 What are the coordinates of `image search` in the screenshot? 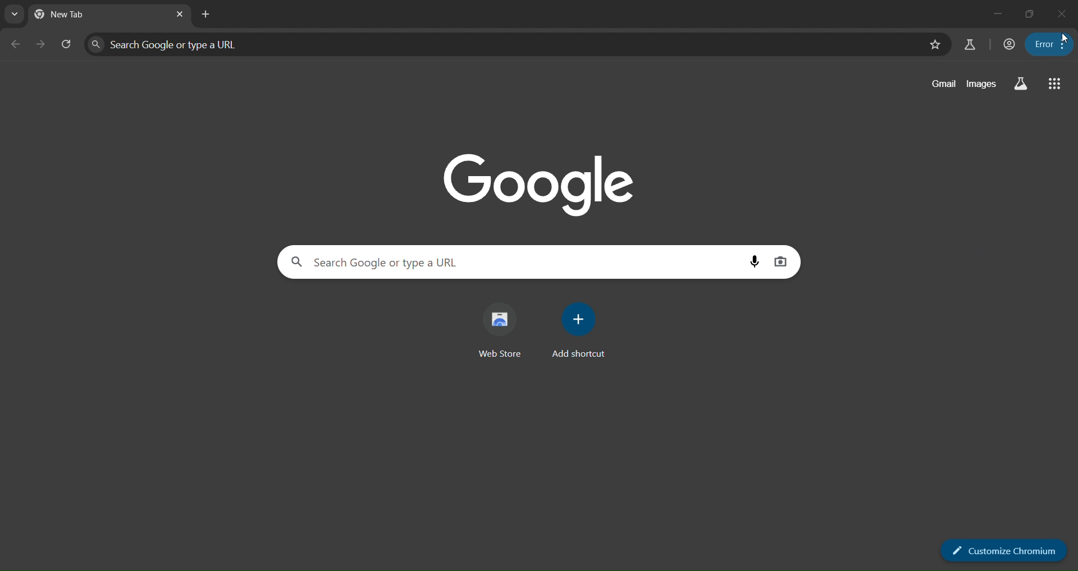 It's located at (781, 264).